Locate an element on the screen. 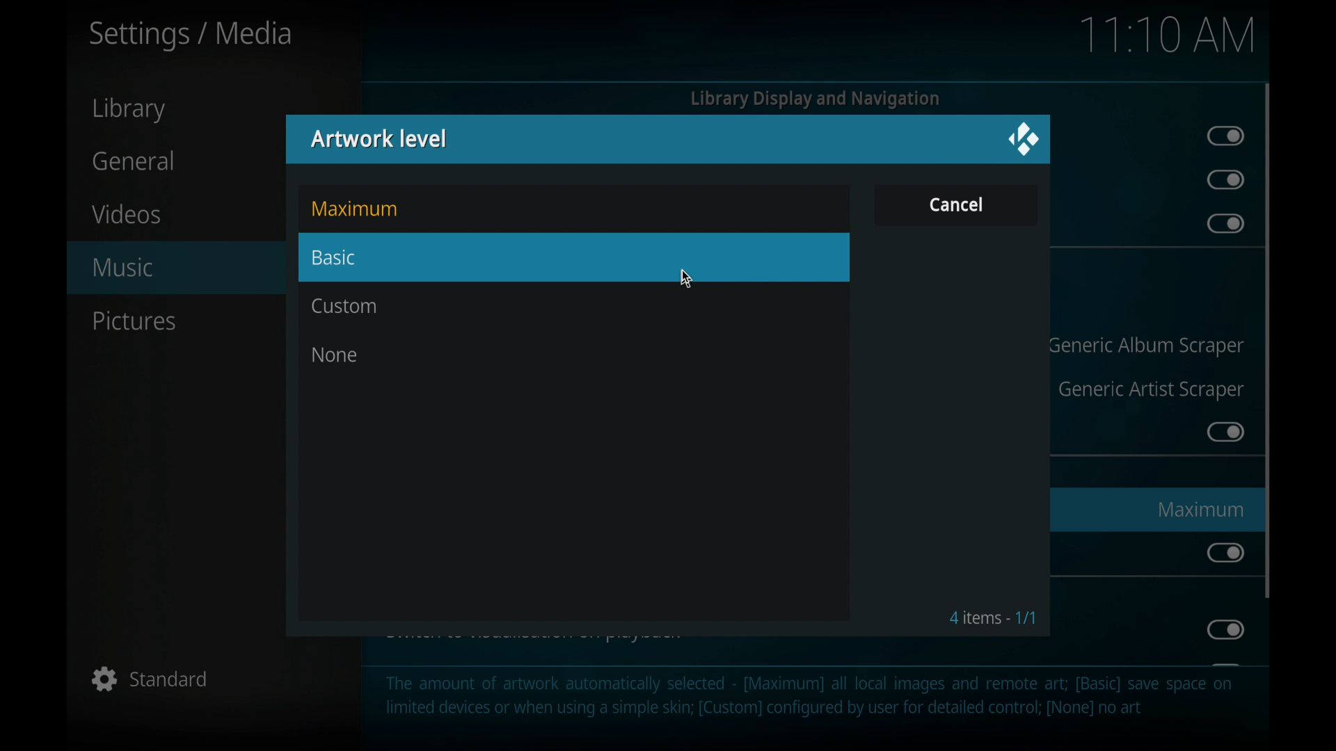 This screenshot has height=751, width=1336. none is located at coordinates (334, 355).